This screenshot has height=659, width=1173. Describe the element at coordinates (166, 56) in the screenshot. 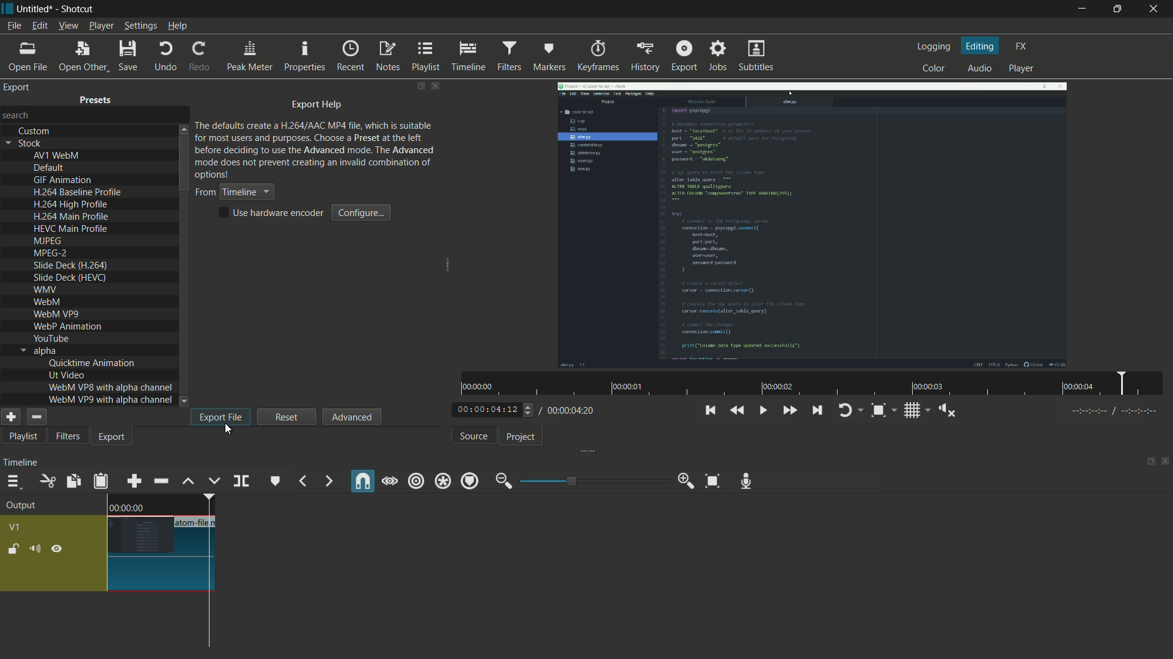

I see `undo` at that location.